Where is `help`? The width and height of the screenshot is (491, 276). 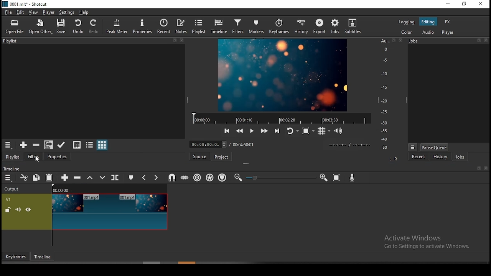
help is located at coordinates (86, 12).